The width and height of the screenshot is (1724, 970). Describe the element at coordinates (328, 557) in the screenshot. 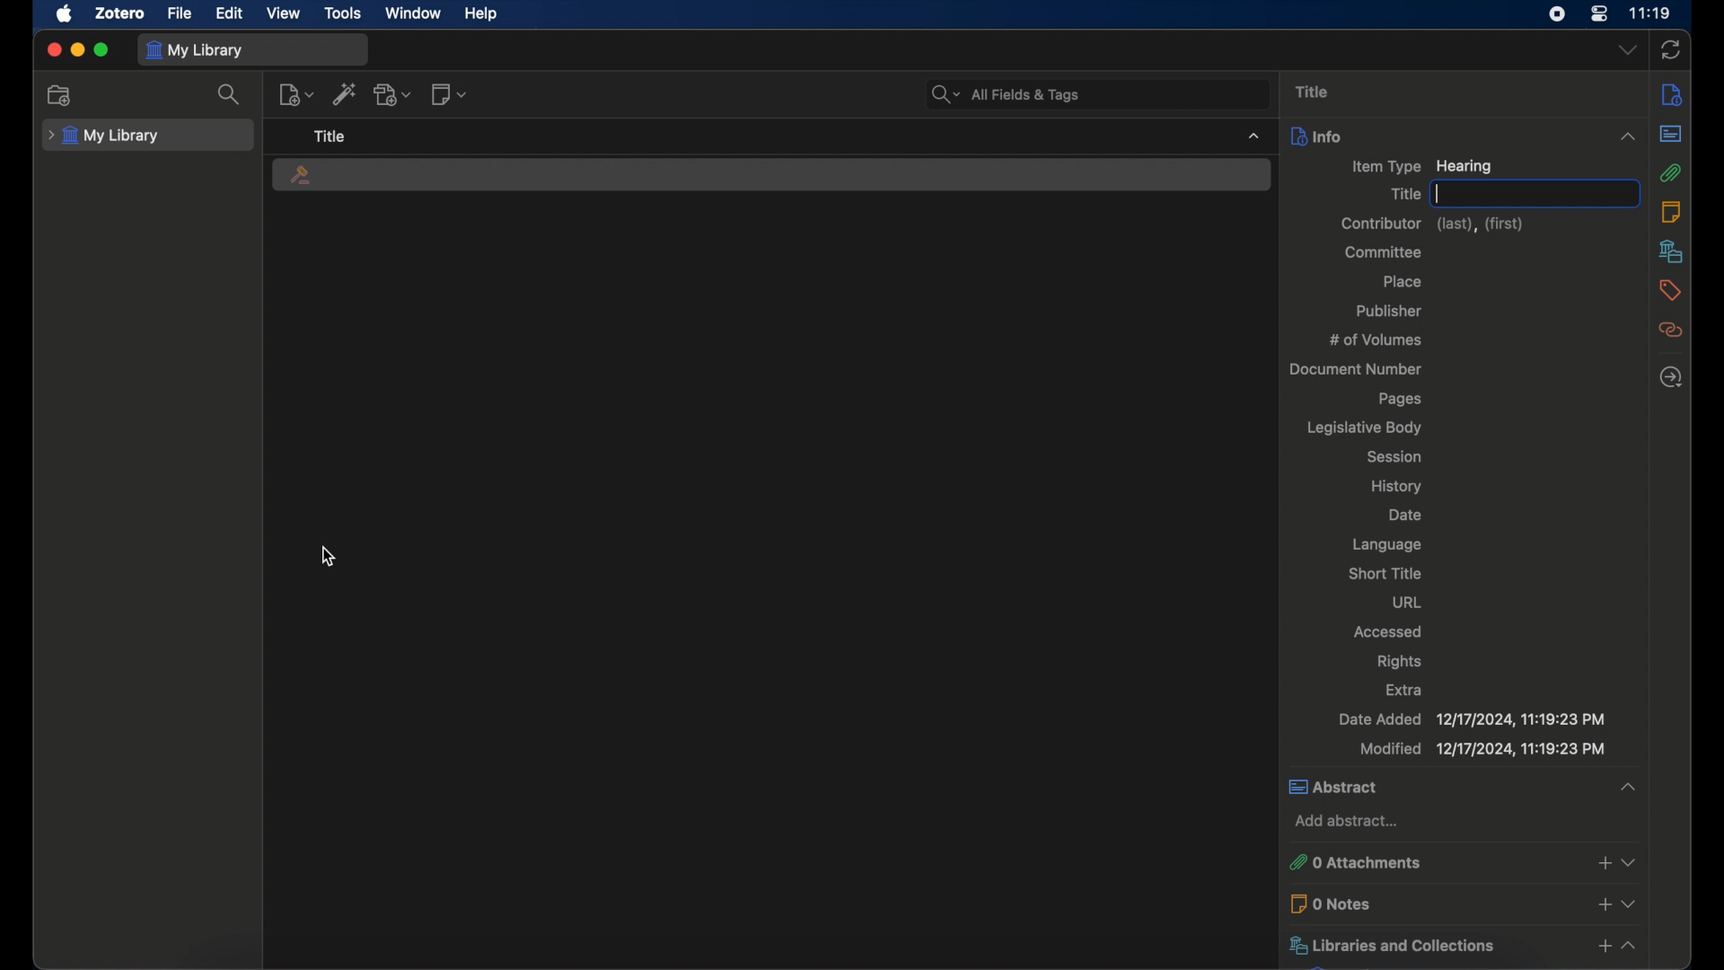

I see `cursor` at that location.